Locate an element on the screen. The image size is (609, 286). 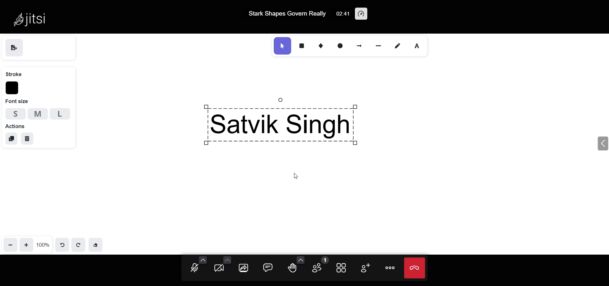
redo is located at coordinates (78, 244).